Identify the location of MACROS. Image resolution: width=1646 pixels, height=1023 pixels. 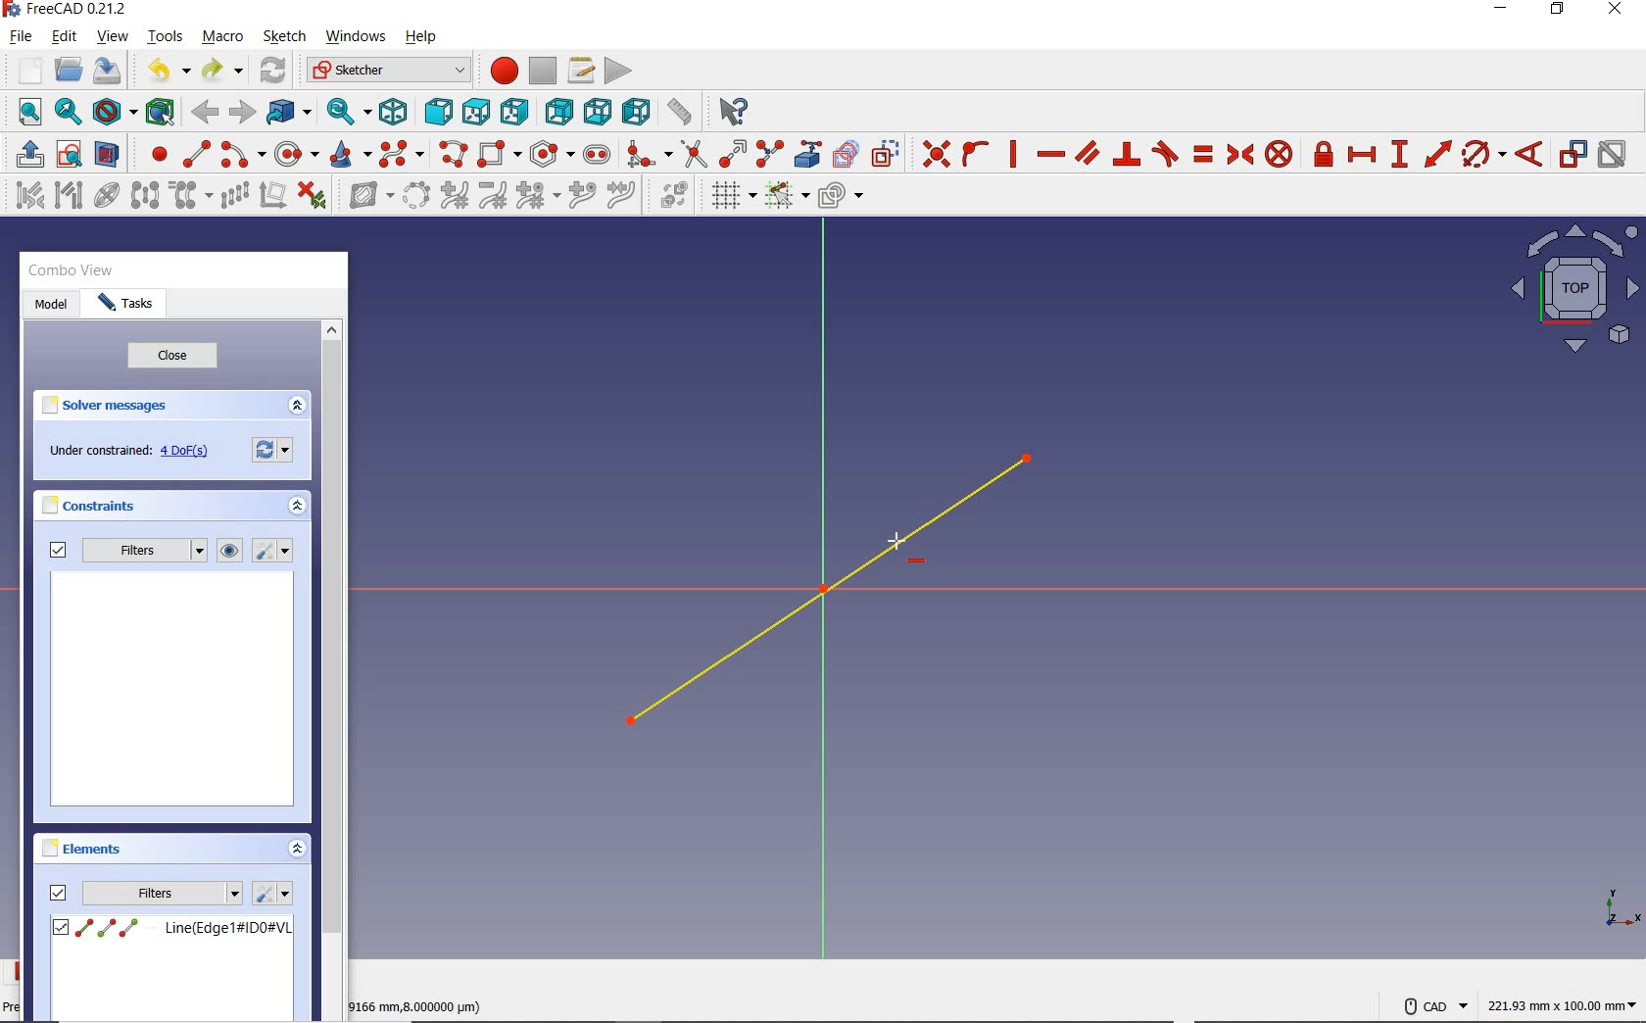
(581, 70).